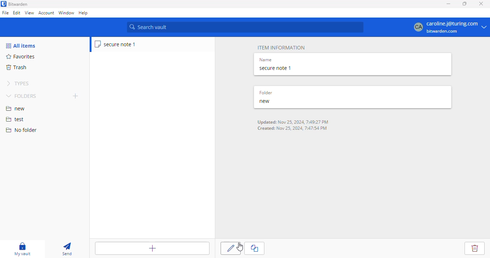  What do you see at coordinates (240, 247) in the screenshot?
I see `cursor` at bounding box center [240, 247].